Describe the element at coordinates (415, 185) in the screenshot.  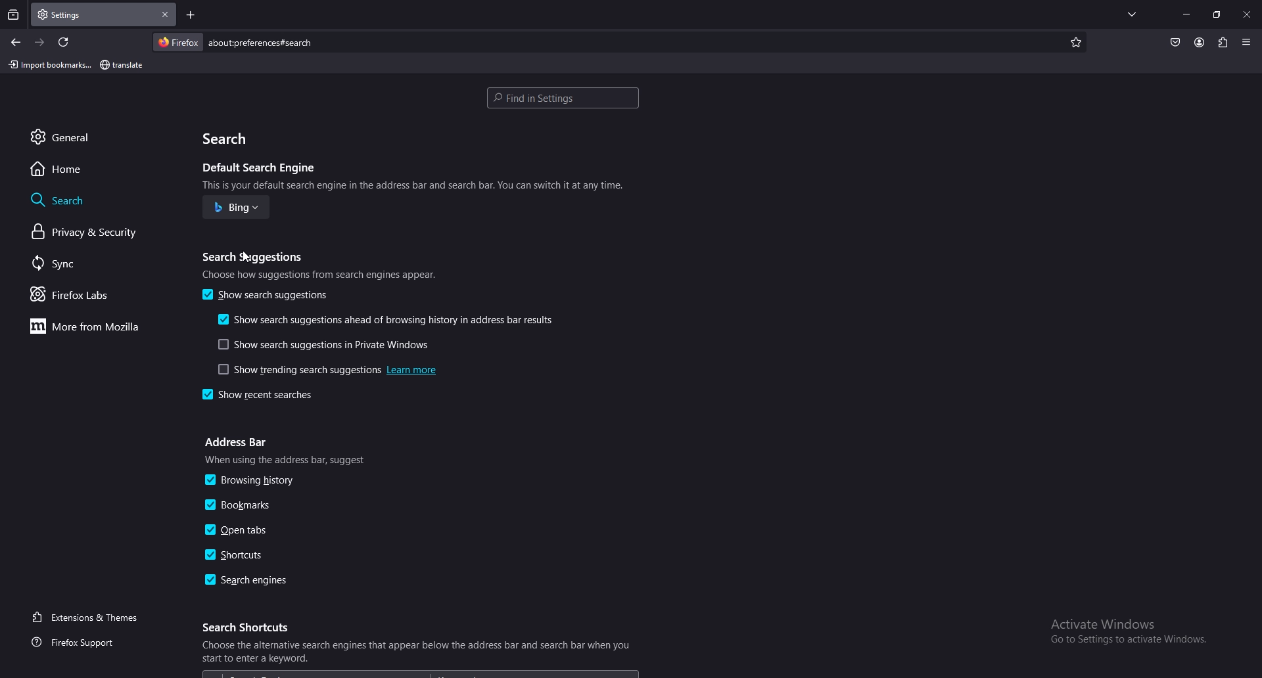
I see `info` at that location.